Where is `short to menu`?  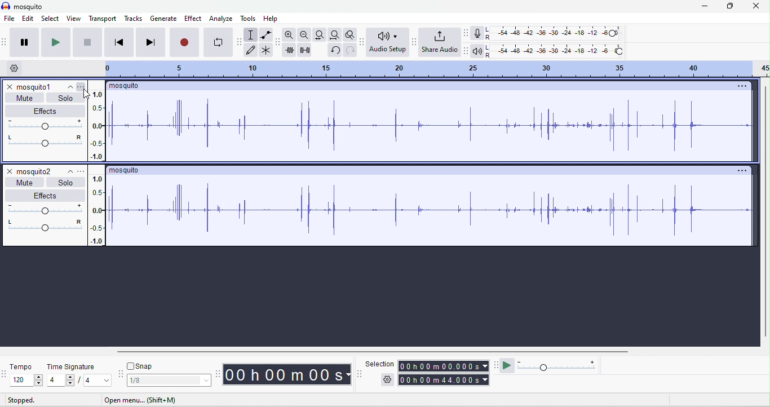
short to menu is located at coordinates (141, 401).